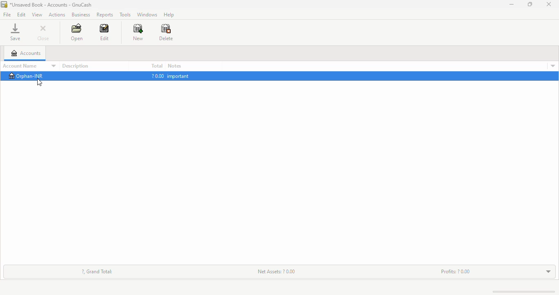 This screenshot has width=559, height=295. Describe the element at coordinates (548, 4) in the screenshot. I see `close` at that location.